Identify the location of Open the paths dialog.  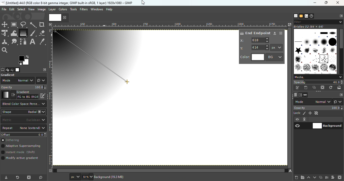
(305, 95).